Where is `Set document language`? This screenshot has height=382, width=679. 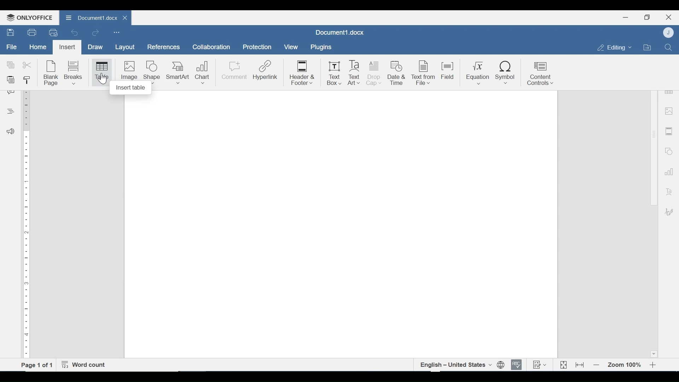
Set document language is located at coordinates (501, 365).